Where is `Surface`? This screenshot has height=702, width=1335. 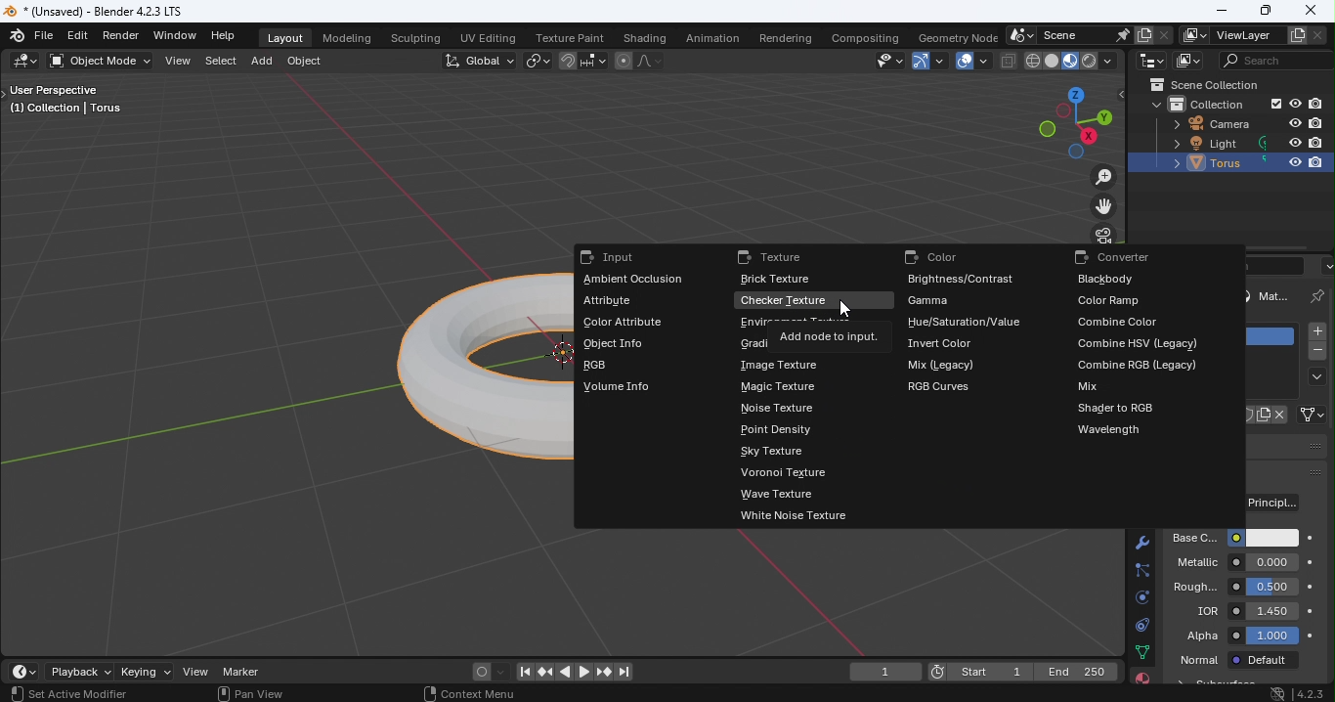 Surface is located at coordinates (1270, 502).